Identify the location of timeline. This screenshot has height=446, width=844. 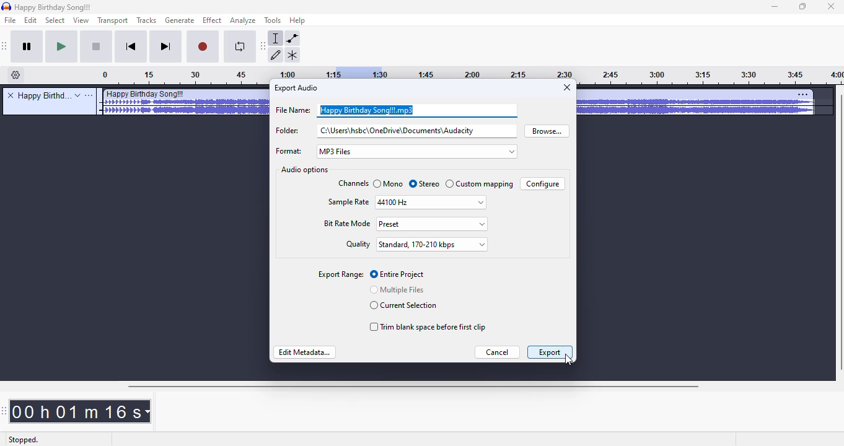
(302, 72).